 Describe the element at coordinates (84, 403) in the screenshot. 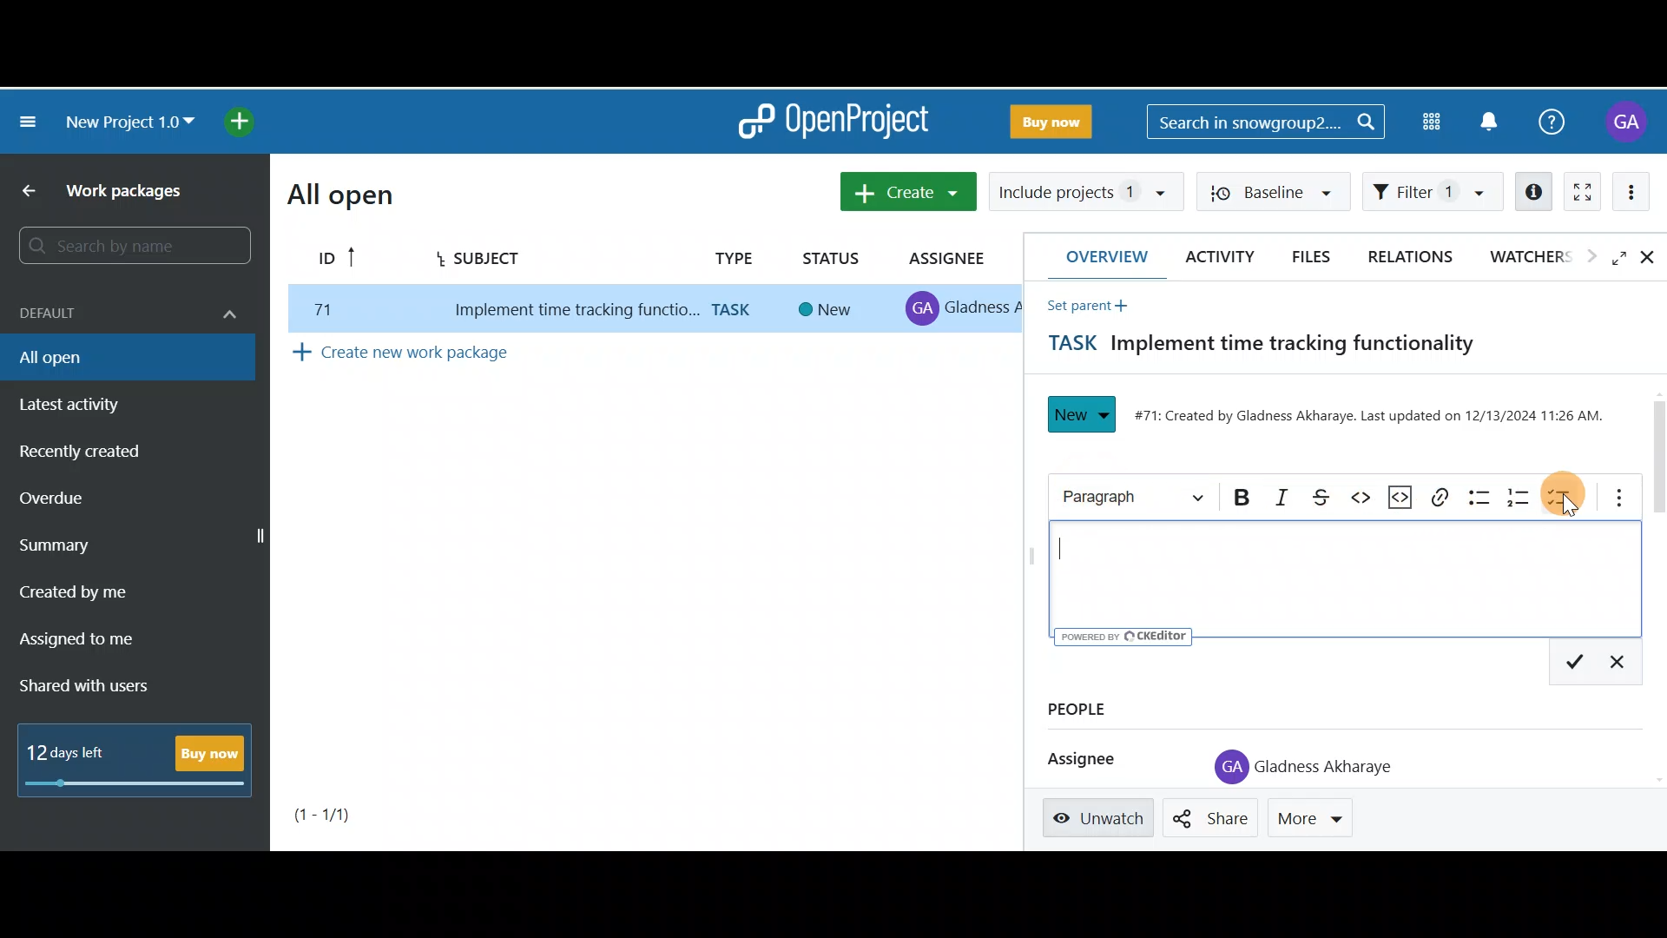

I see `Latest activity` at that location.